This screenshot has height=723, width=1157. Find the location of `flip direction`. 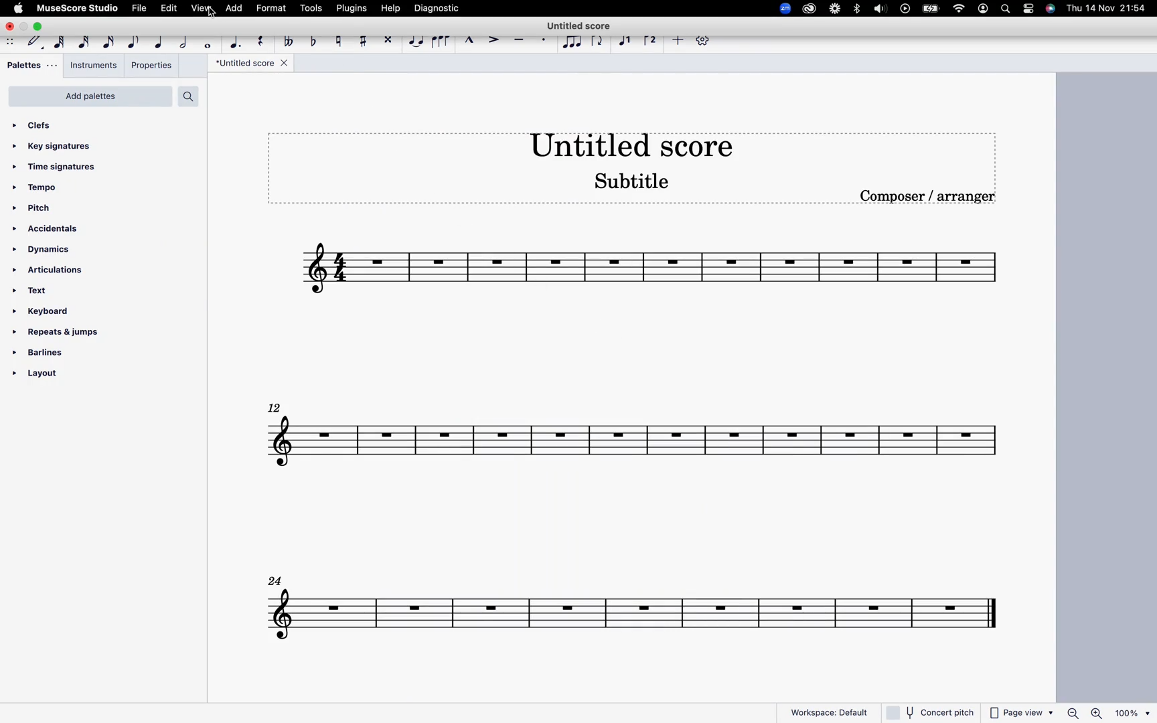

flip direction is located at coordinates (595, 44).